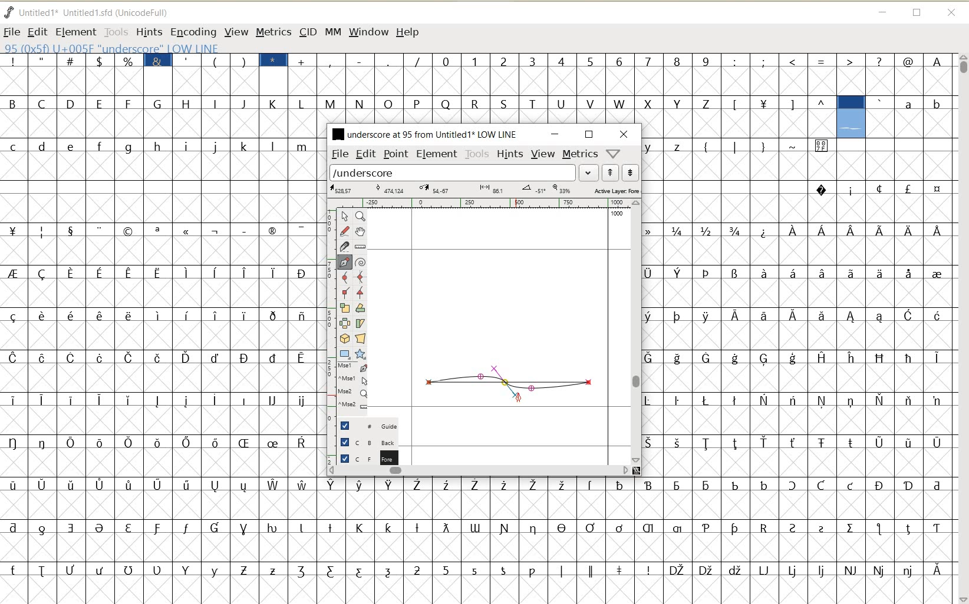 The height and width of the screenshot is (604, 969). I want to click on FONT NAME, so click(96, 12).